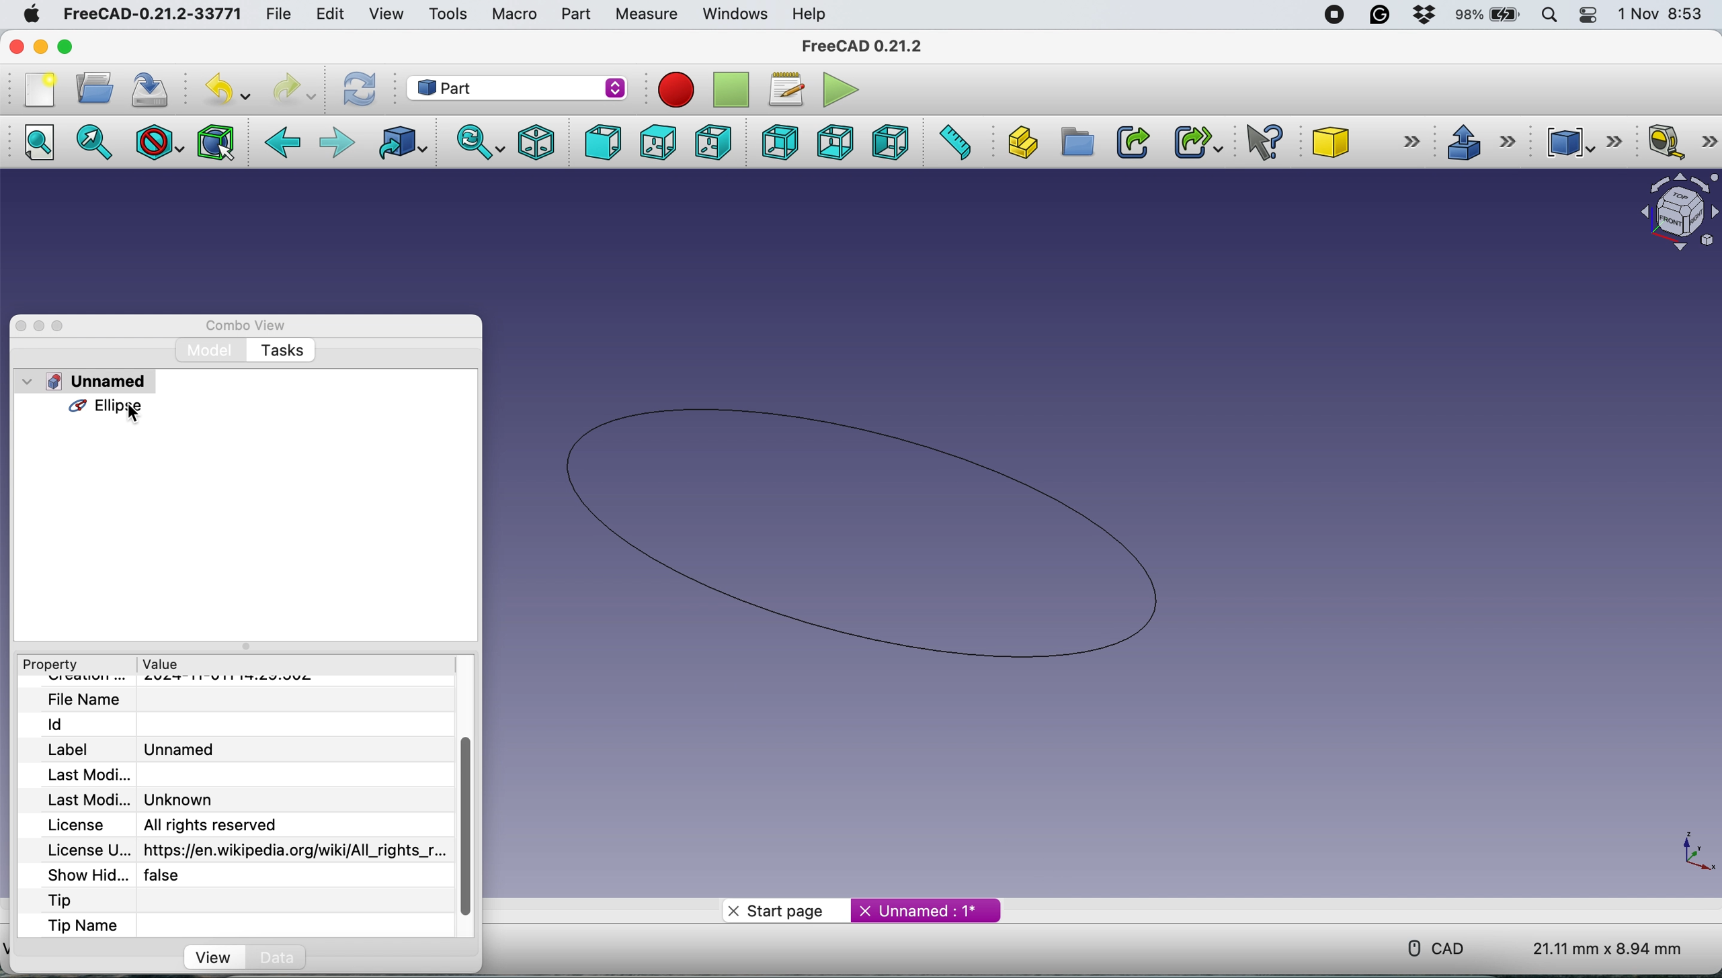 This screenshot has width=1722, height=978. What do you see at coordinates (96, 774) in the screenshot?
I see `last modified` at bounding box center [96, 774].